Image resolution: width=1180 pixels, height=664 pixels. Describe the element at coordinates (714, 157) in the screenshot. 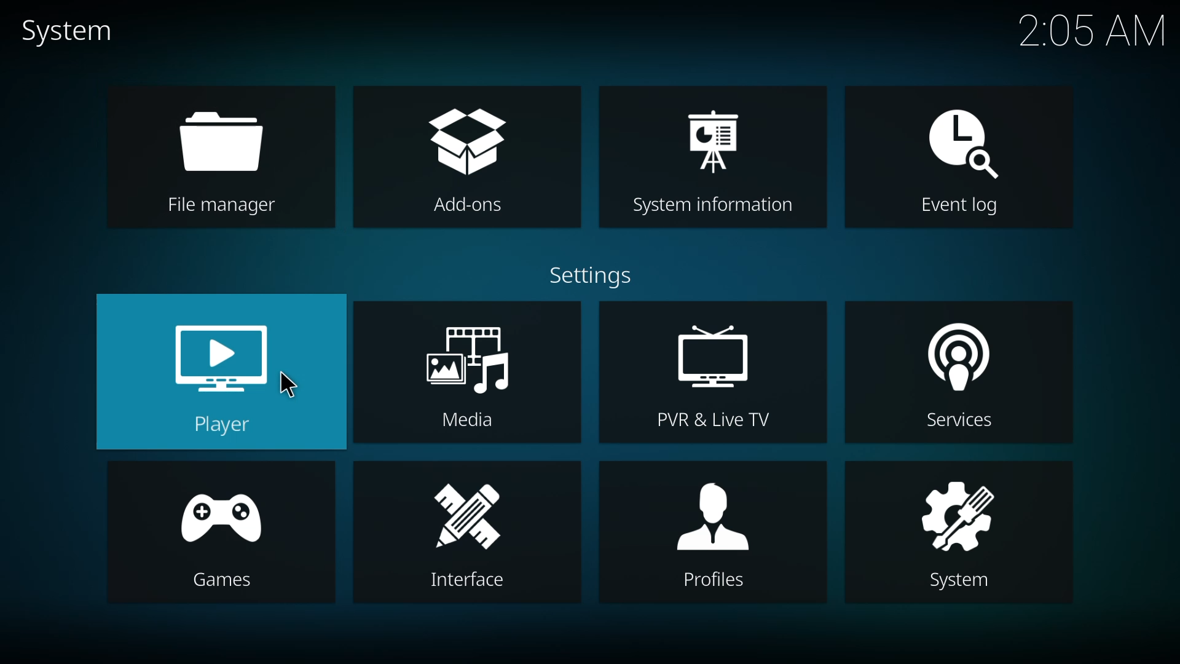

I see `system information` at that location.